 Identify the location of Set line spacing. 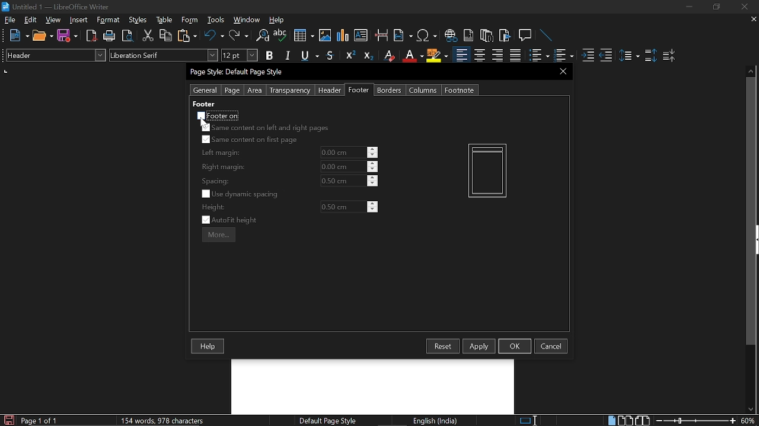
(629, 56).